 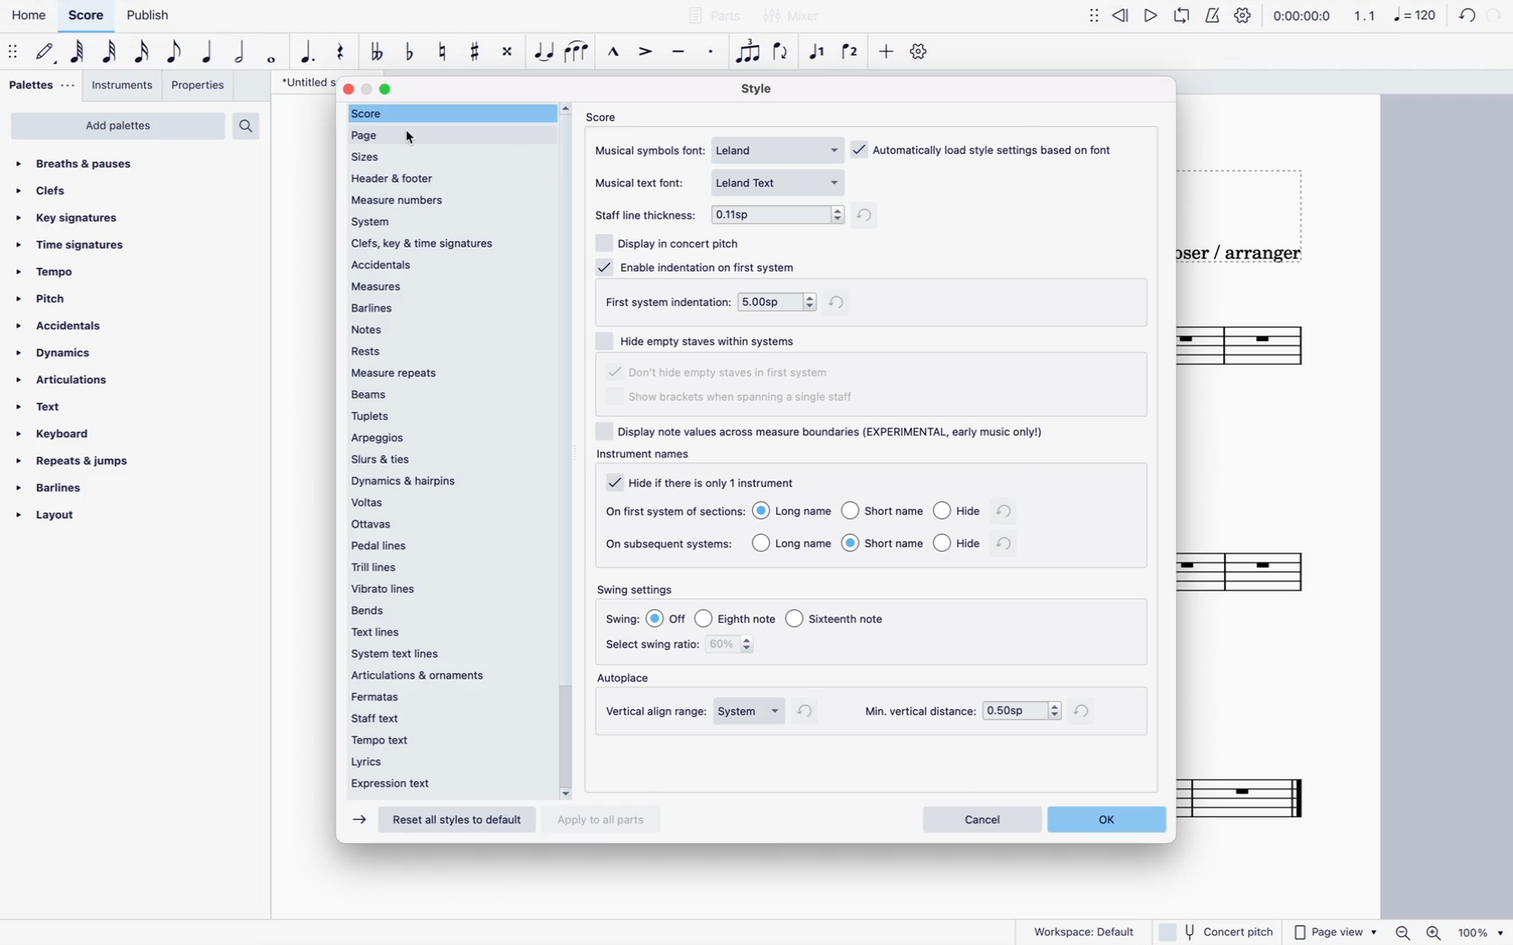 What do you see at coordinates (612, 53) in the screenshot?
I see `marcatto` at bounding box center [612, 53].